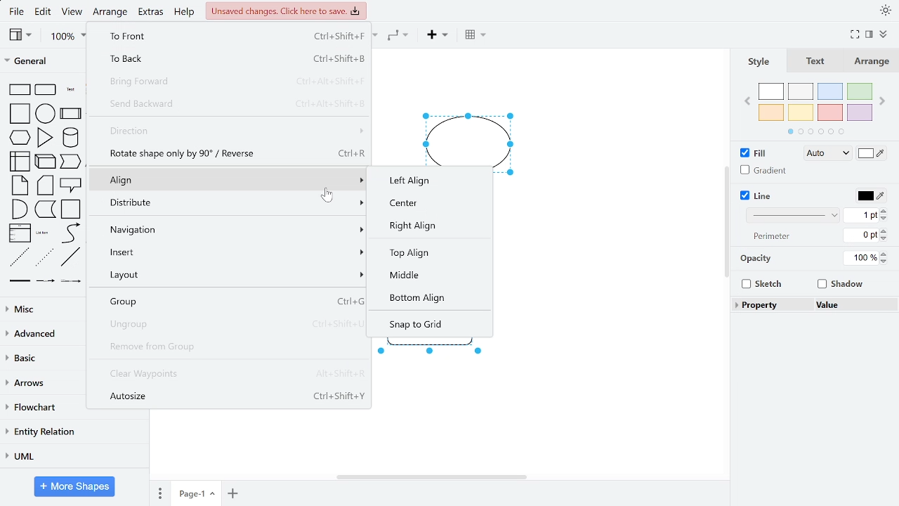  I want to click on 100%, so click(68, 37).